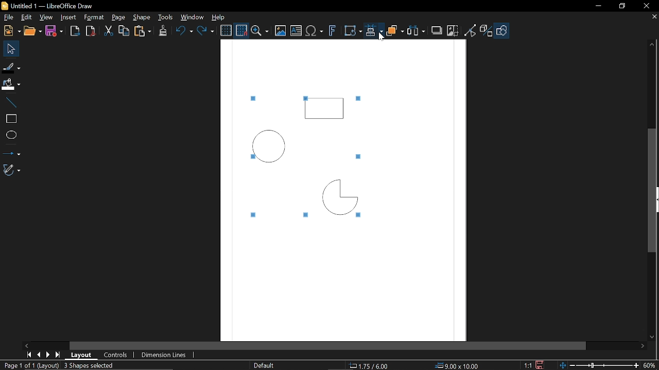 This screenshot has width=659, height=370. What do you see at coordinates (653, 337) in the screenshot?
I see `Move down` at bounding box center [653, 337].